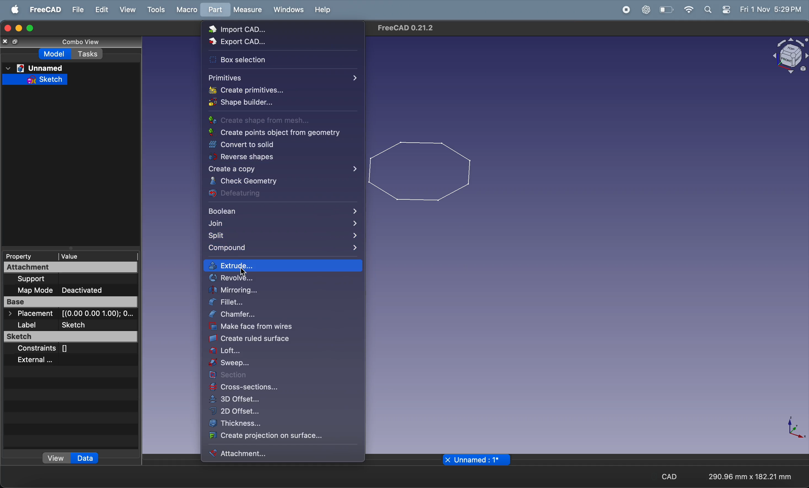  Describe the element at coordinates (281, 91) in the screenshot. I see `create primitives` at that location.